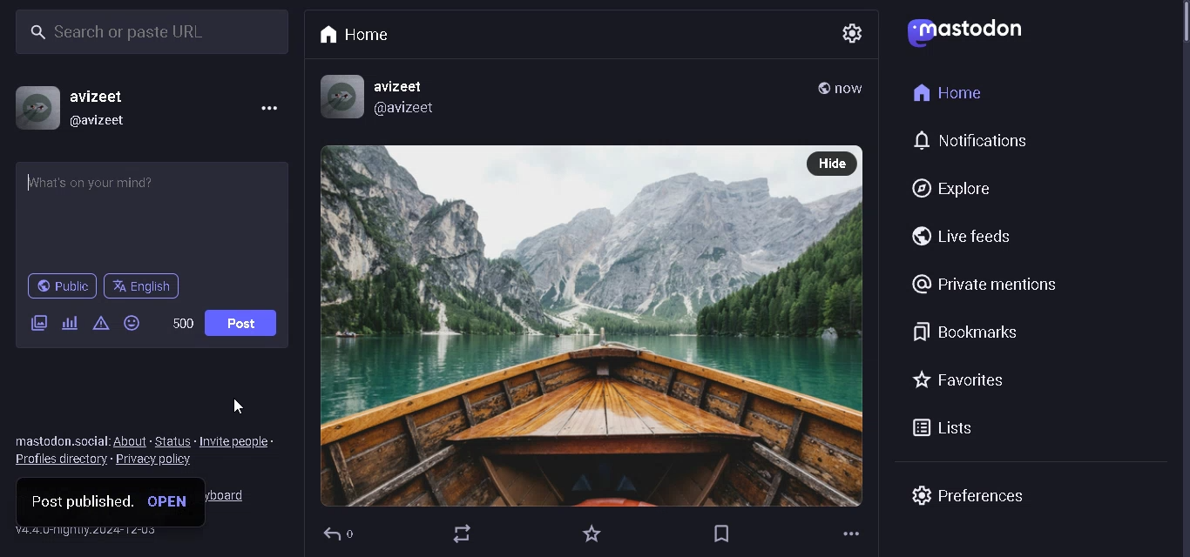  What do you see at coordinates (68, 322) in the screenshot?
I see `add poll` at bounding box center [68, 322].